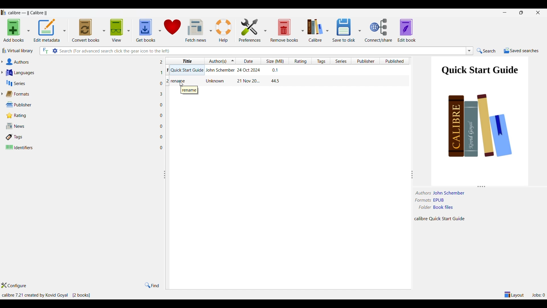 Image resolution: width=547 pixels, height=308 pixels. Describe the element at coordinates (104, 30) in the screenshot. I see `Convert book options` at that location.